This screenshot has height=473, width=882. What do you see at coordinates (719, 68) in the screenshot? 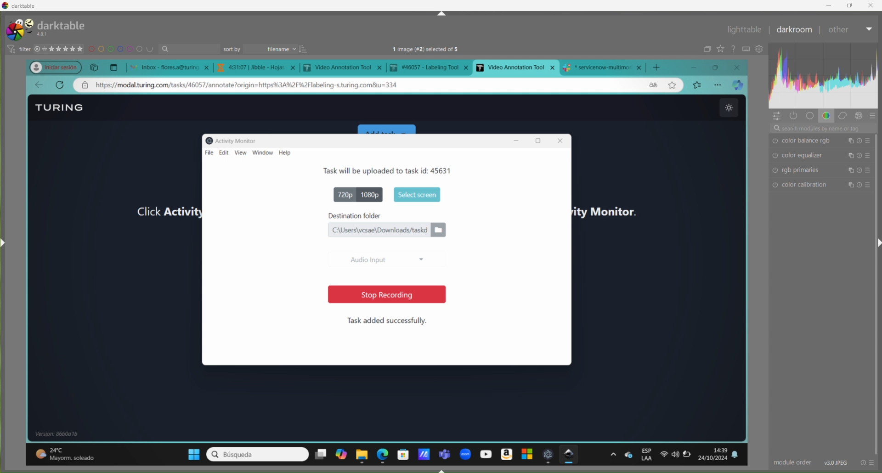
I see `maximize` at bounding box center [719, 68].